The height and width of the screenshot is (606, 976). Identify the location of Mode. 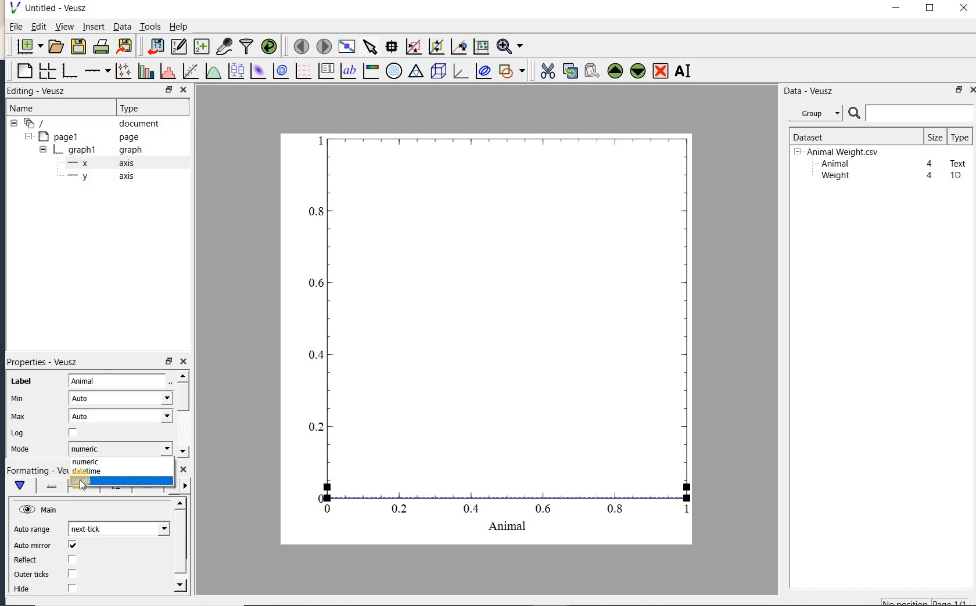
(20, 450).